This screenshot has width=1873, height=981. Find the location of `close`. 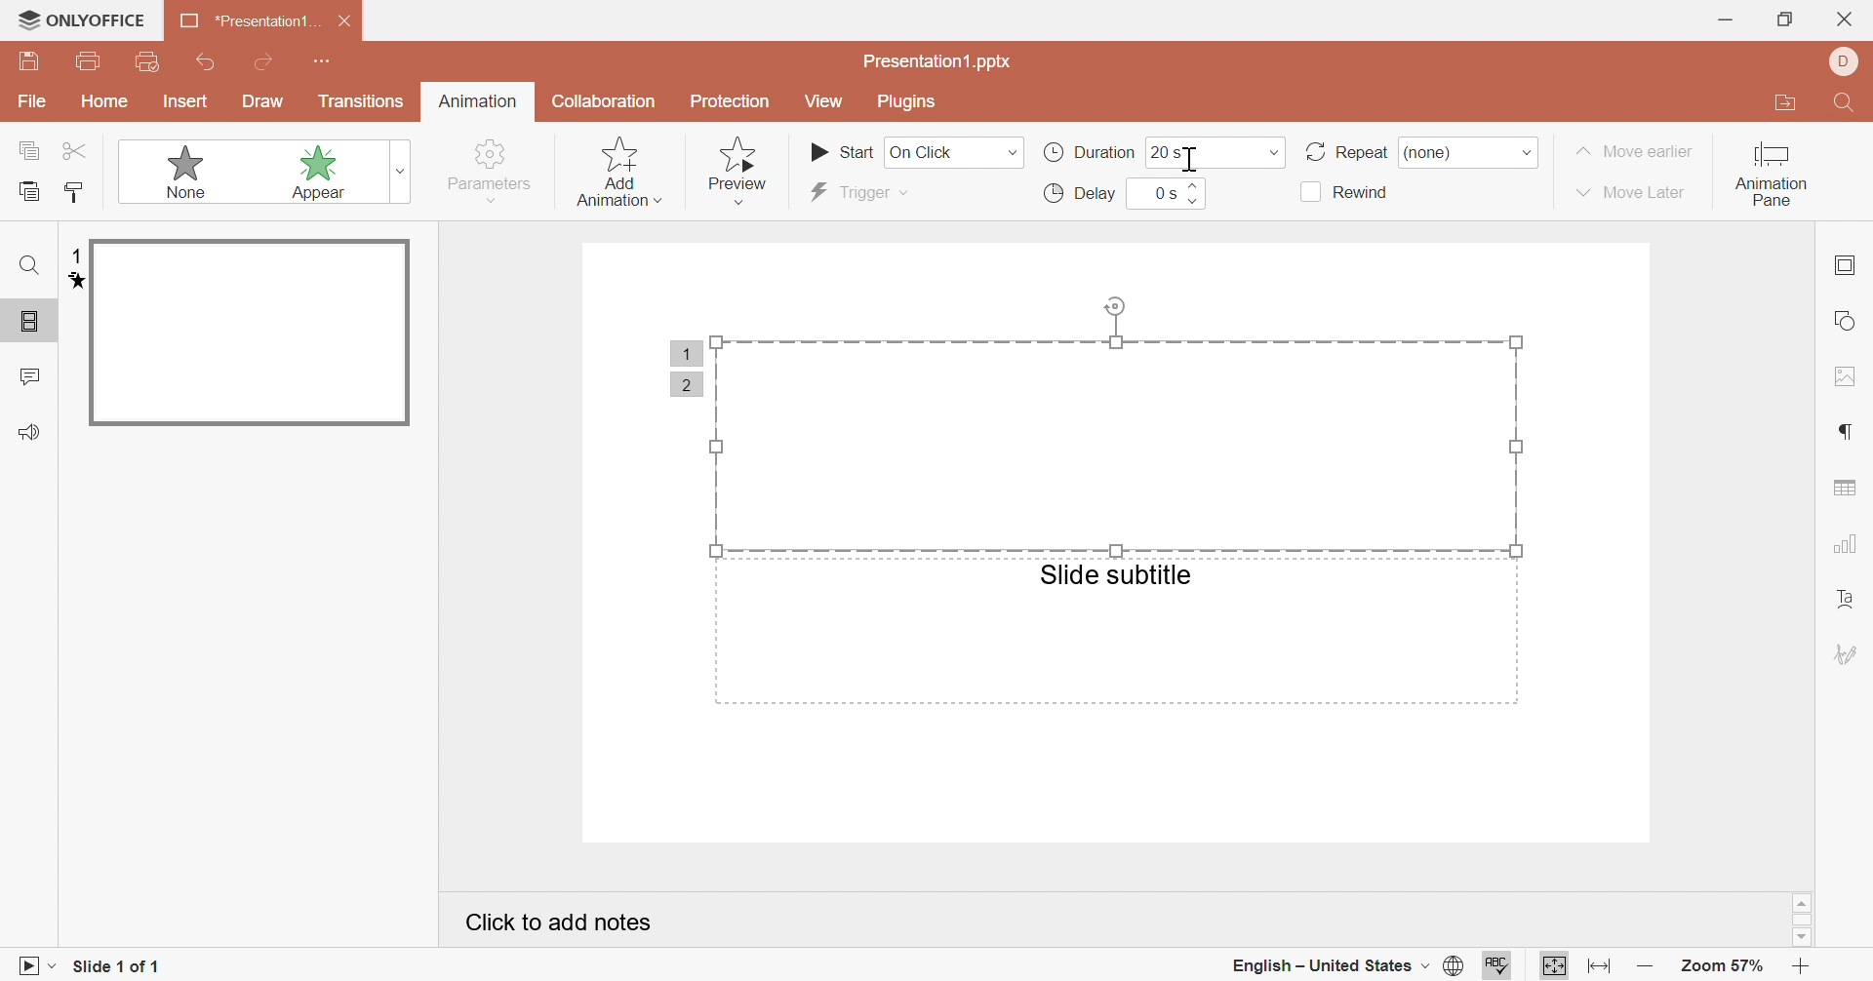

close is located at coordinates (1842, 19).